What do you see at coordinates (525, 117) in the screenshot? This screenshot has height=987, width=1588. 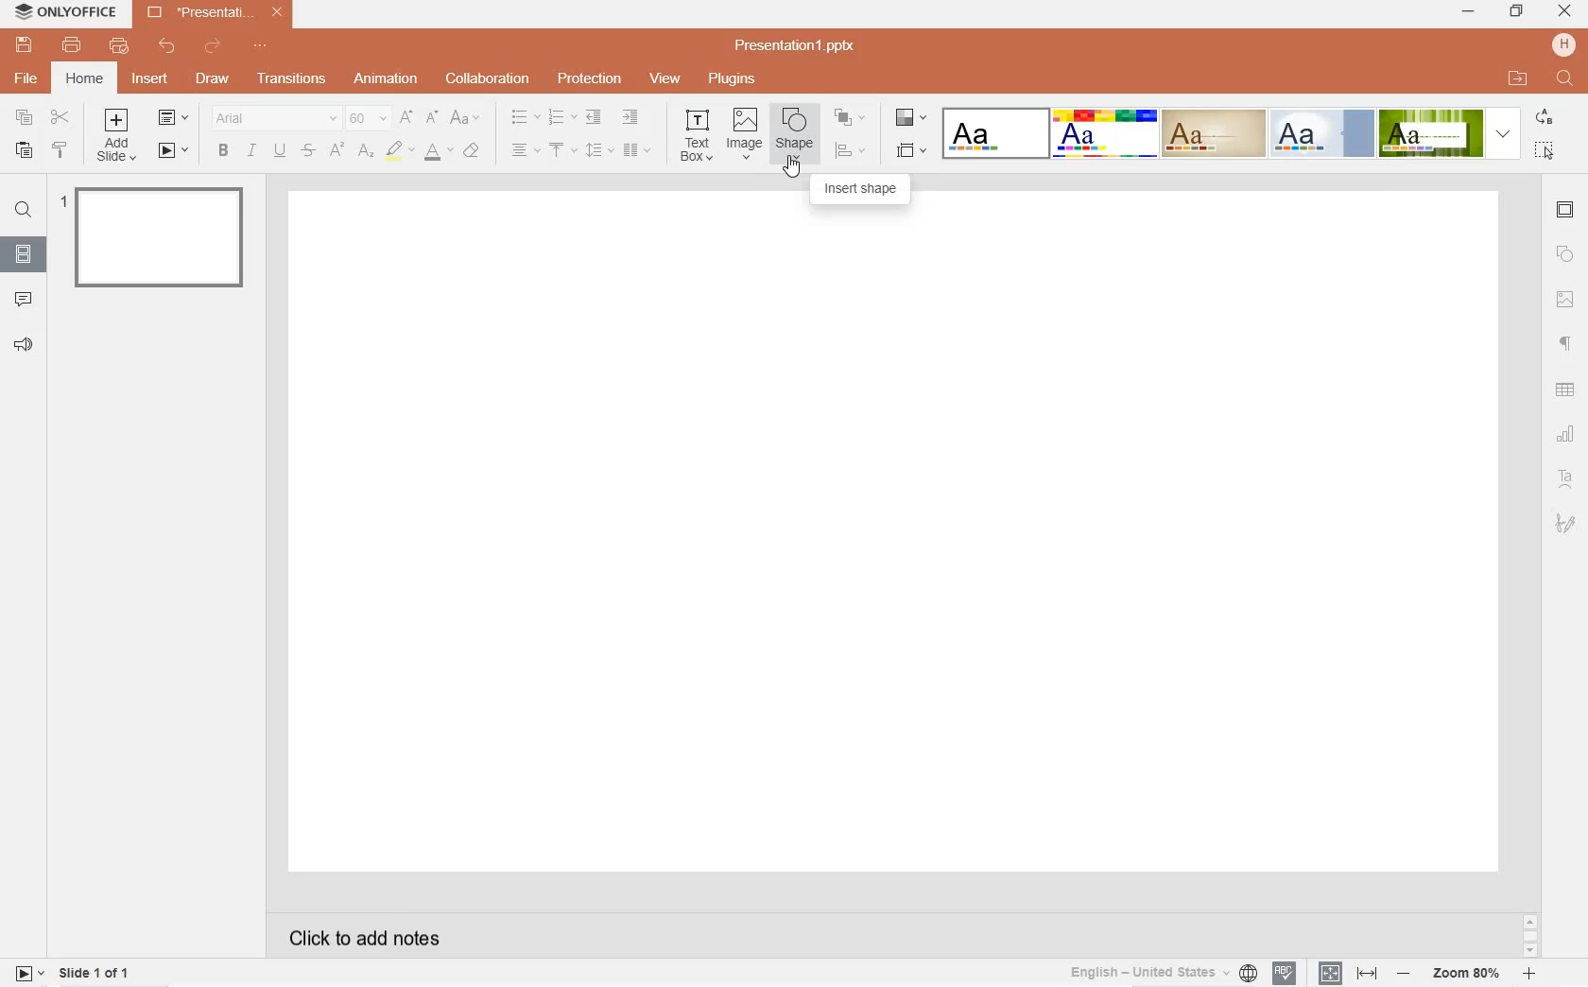 I see `bullet` at bounding box center [525, 117].